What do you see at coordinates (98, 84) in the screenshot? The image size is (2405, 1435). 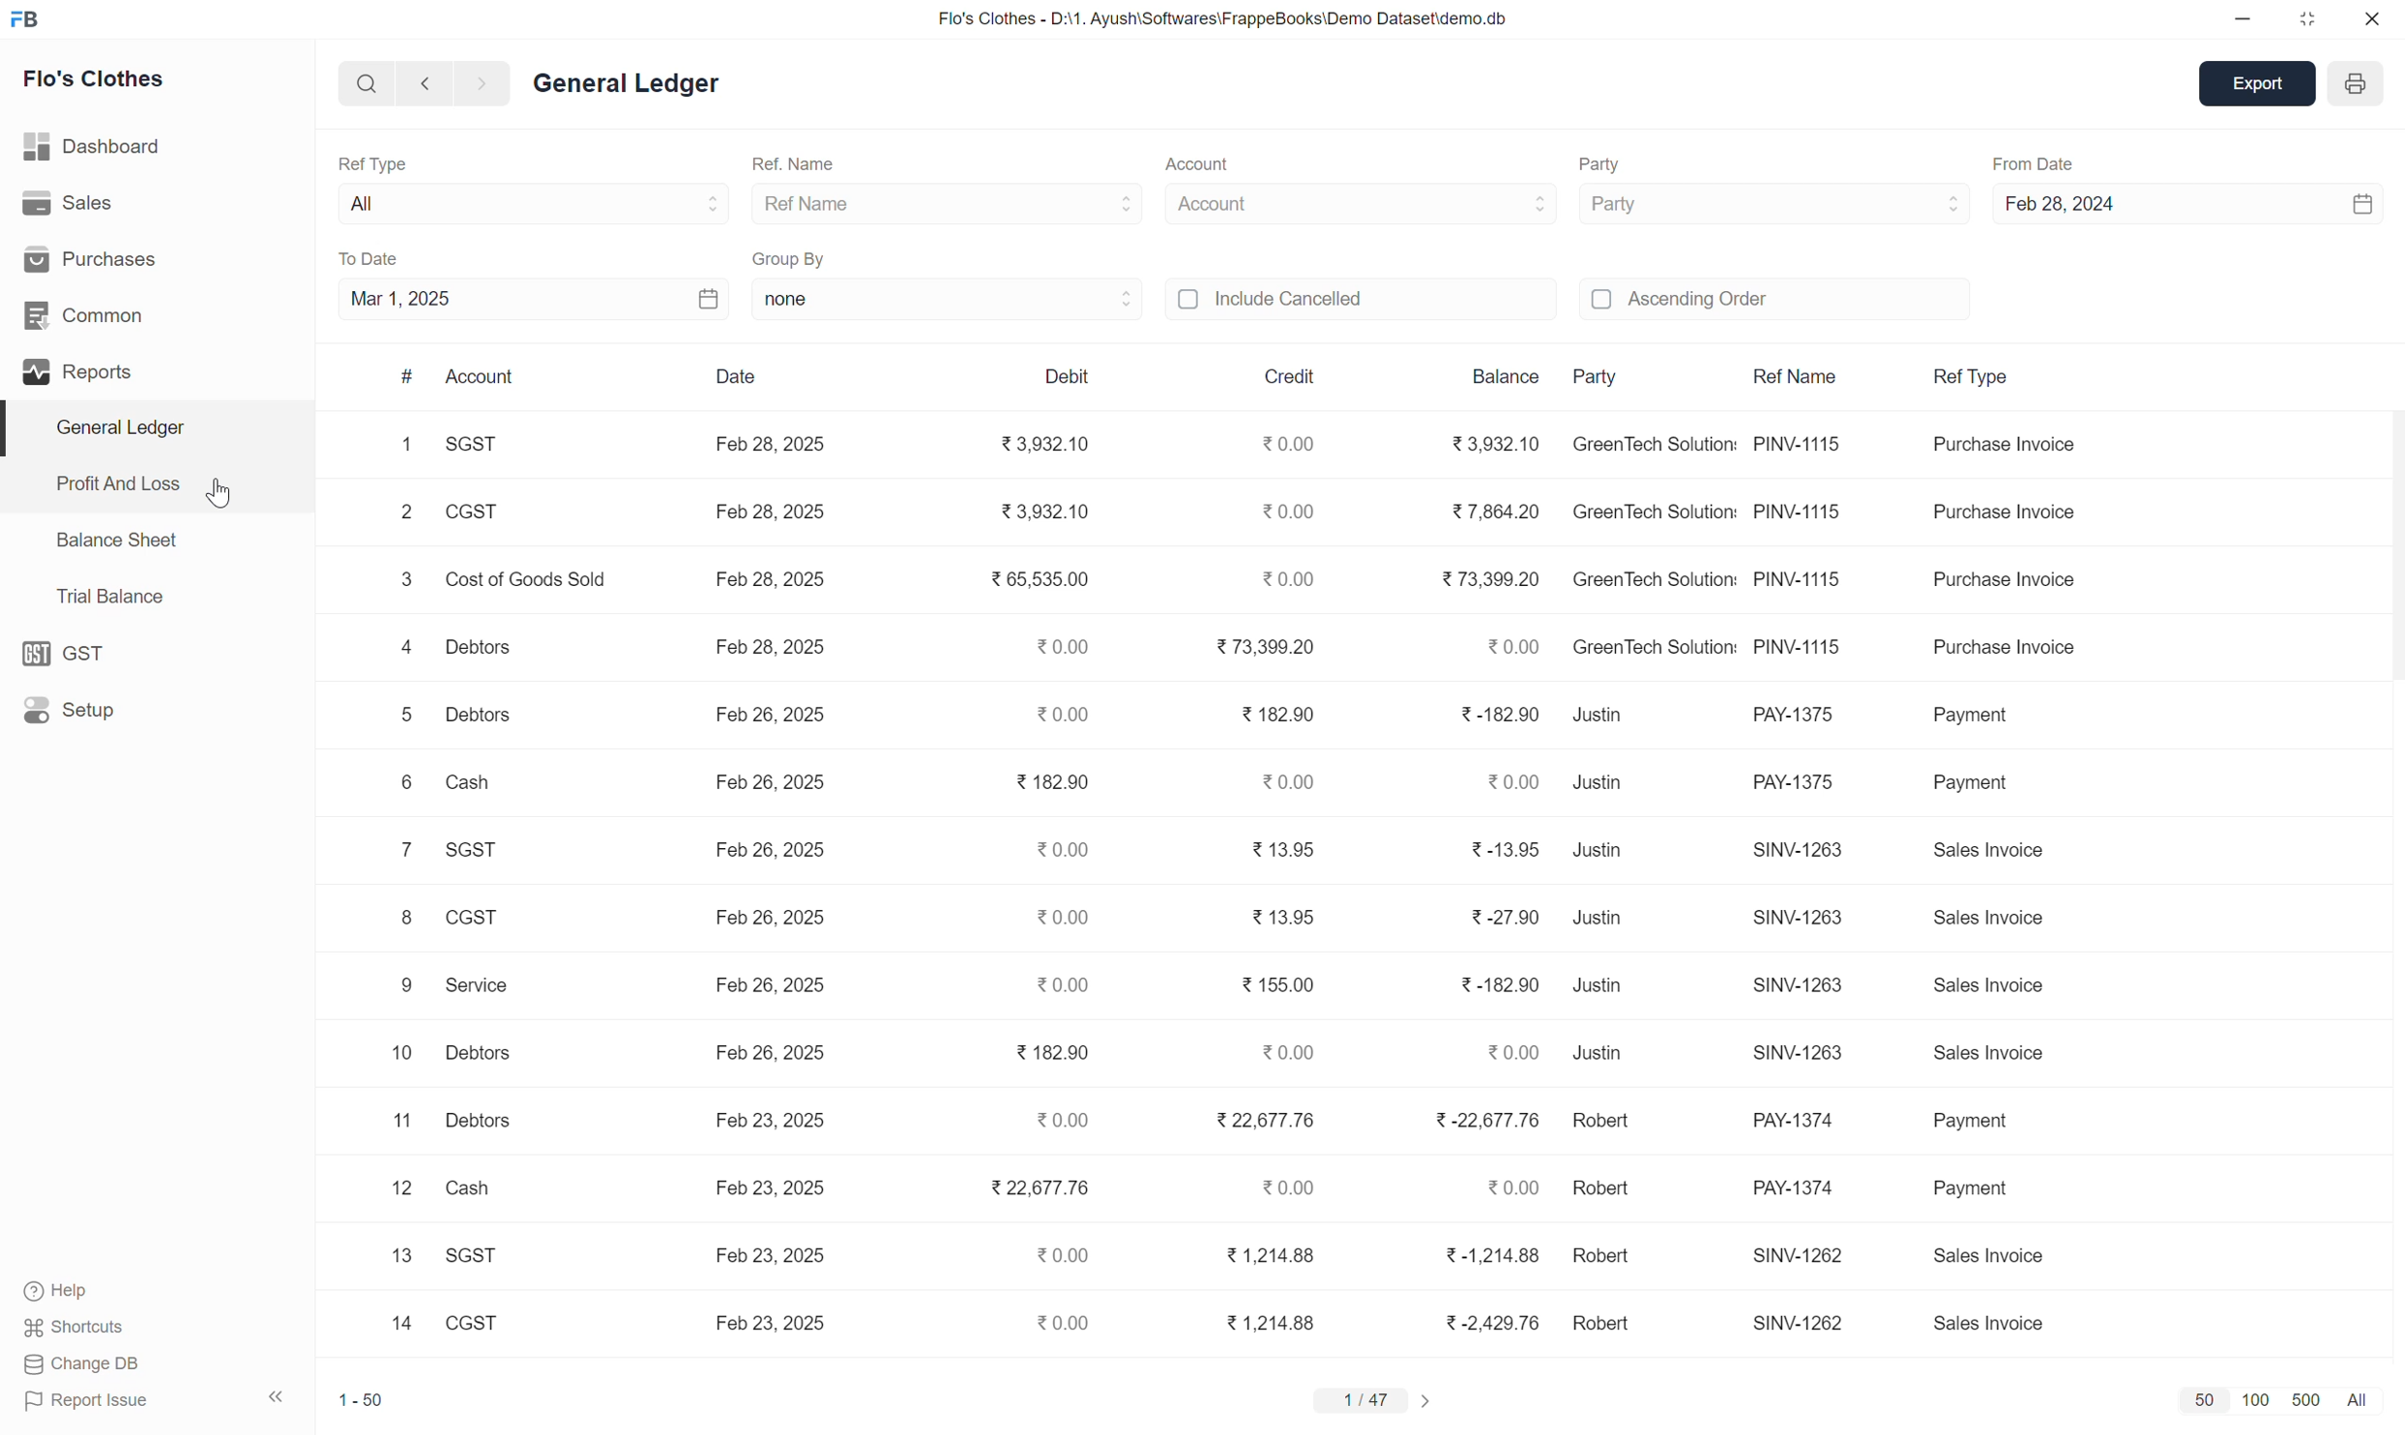 I see `Flo's Clothes` at bounding box center [98, 84].